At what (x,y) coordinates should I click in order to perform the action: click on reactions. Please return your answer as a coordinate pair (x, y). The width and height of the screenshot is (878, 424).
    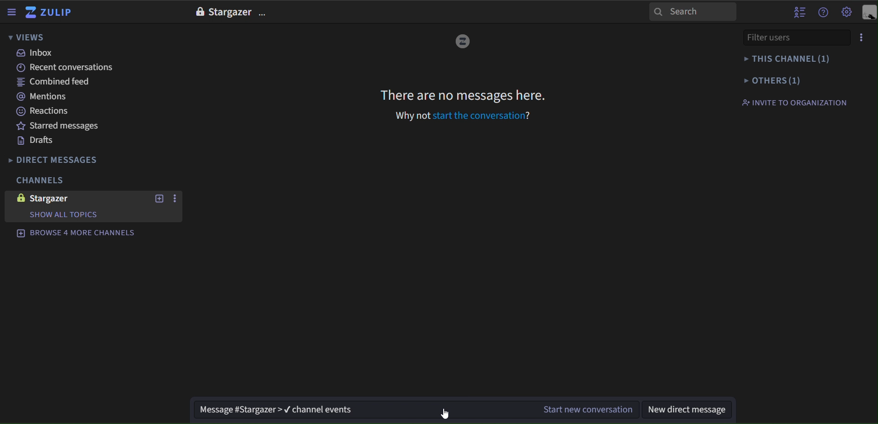
    Looking at the image, I should click on (49, 111).